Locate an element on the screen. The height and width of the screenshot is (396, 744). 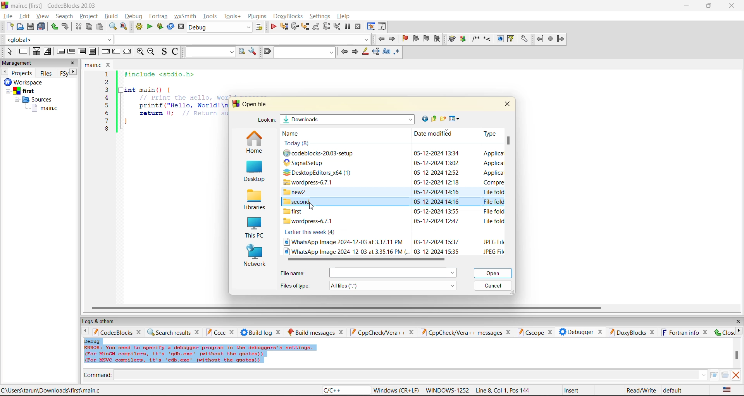
up one level is located at coordinates (434, 119).